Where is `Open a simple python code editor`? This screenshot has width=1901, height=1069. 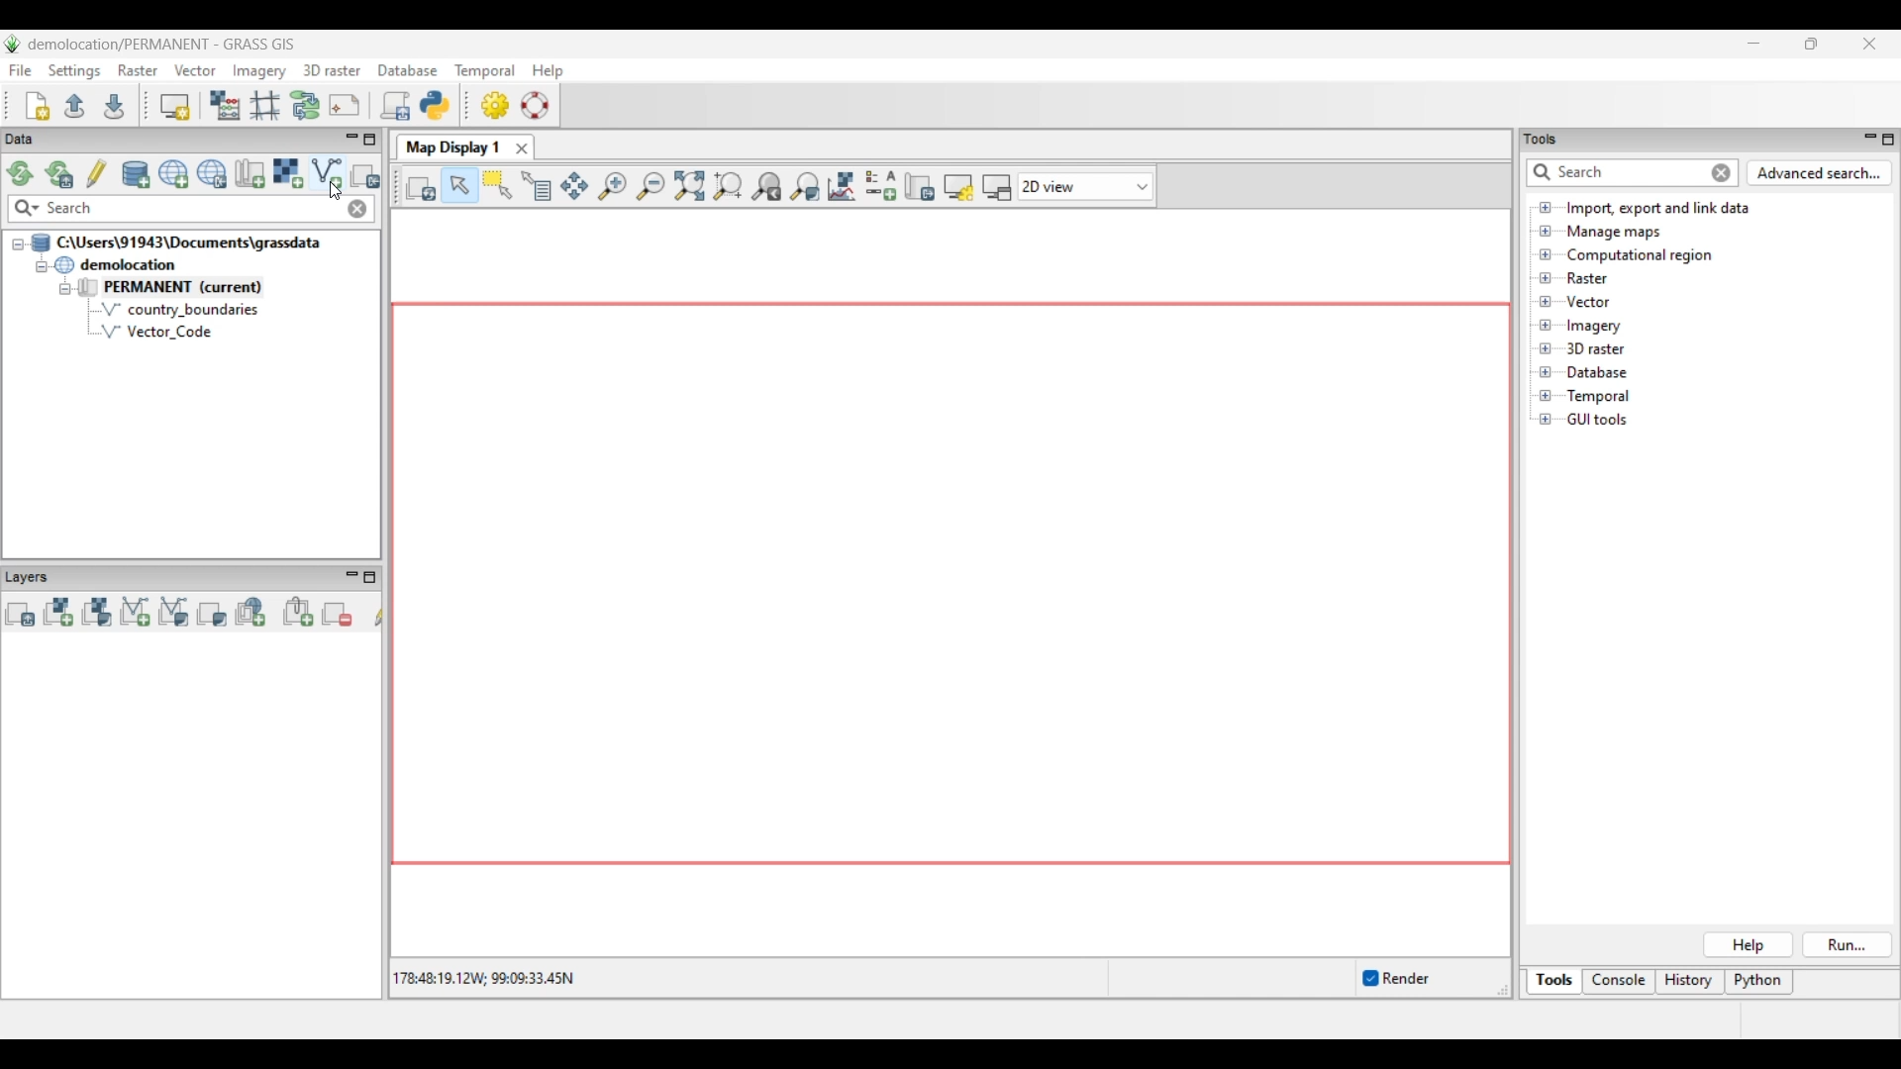 Open a simple python code editor is located at coordinates (435, 105).